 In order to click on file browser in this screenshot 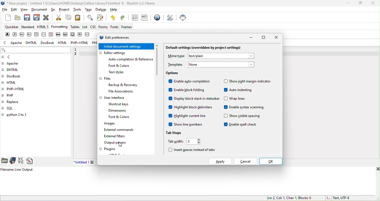, I will do `click(5, 161)`.